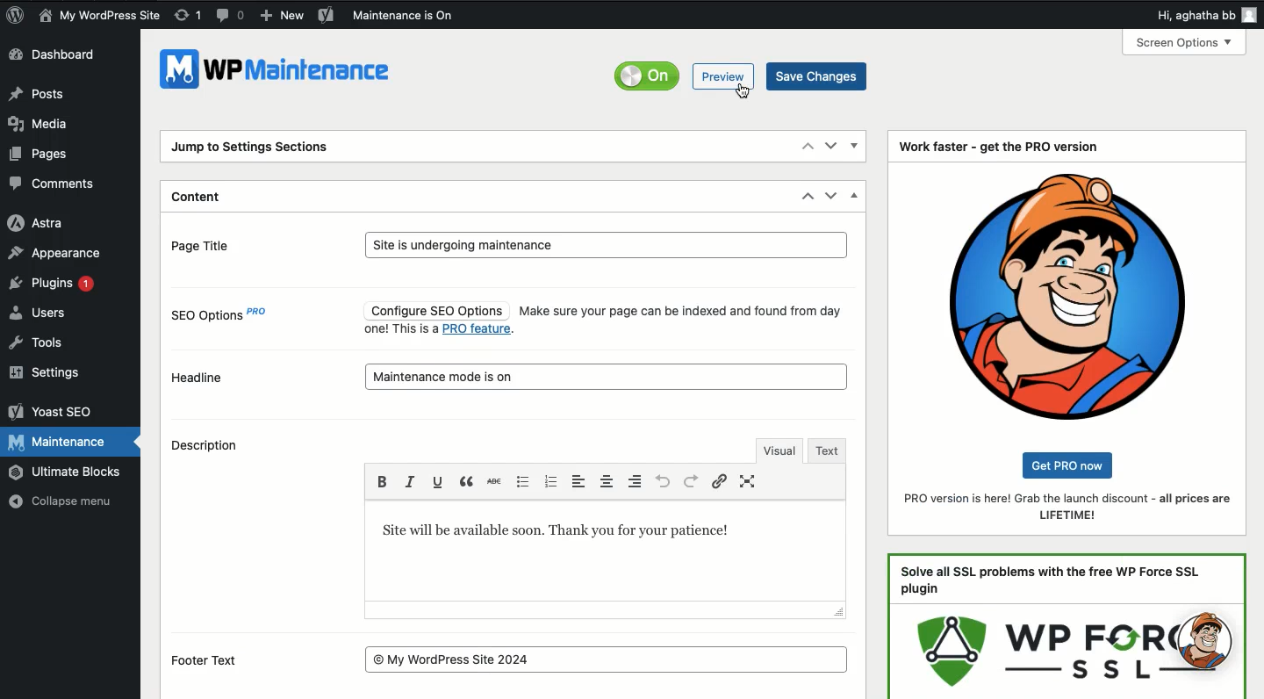 This screenshot has height=699, width=1264. What do you see at coordinates (55, 184) in the screenshot?
I see `Comments` at bounding box center [55, 184].